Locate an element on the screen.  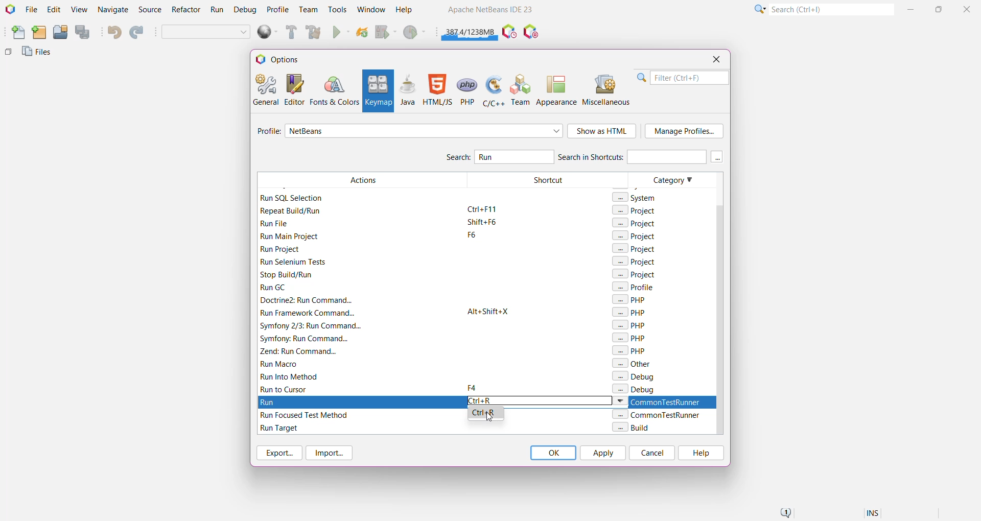
Maximize is located at coordinates (940, 8).